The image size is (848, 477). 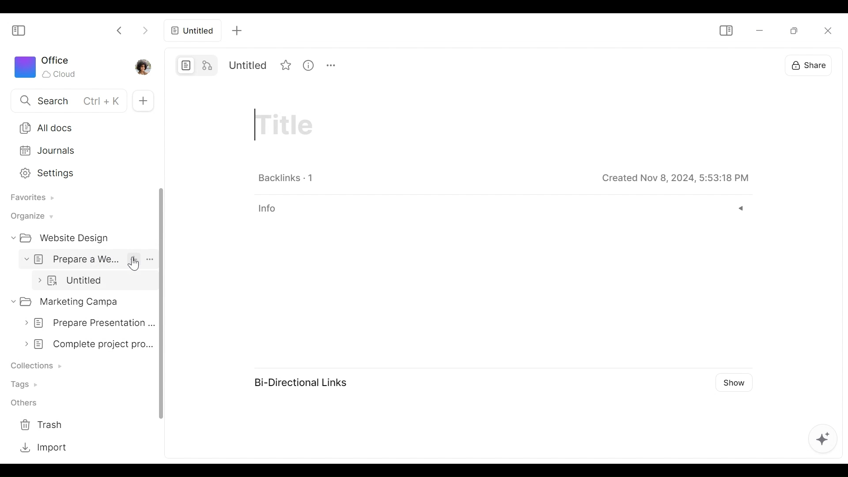 I want to click on Back , so click(x=120, y=30).